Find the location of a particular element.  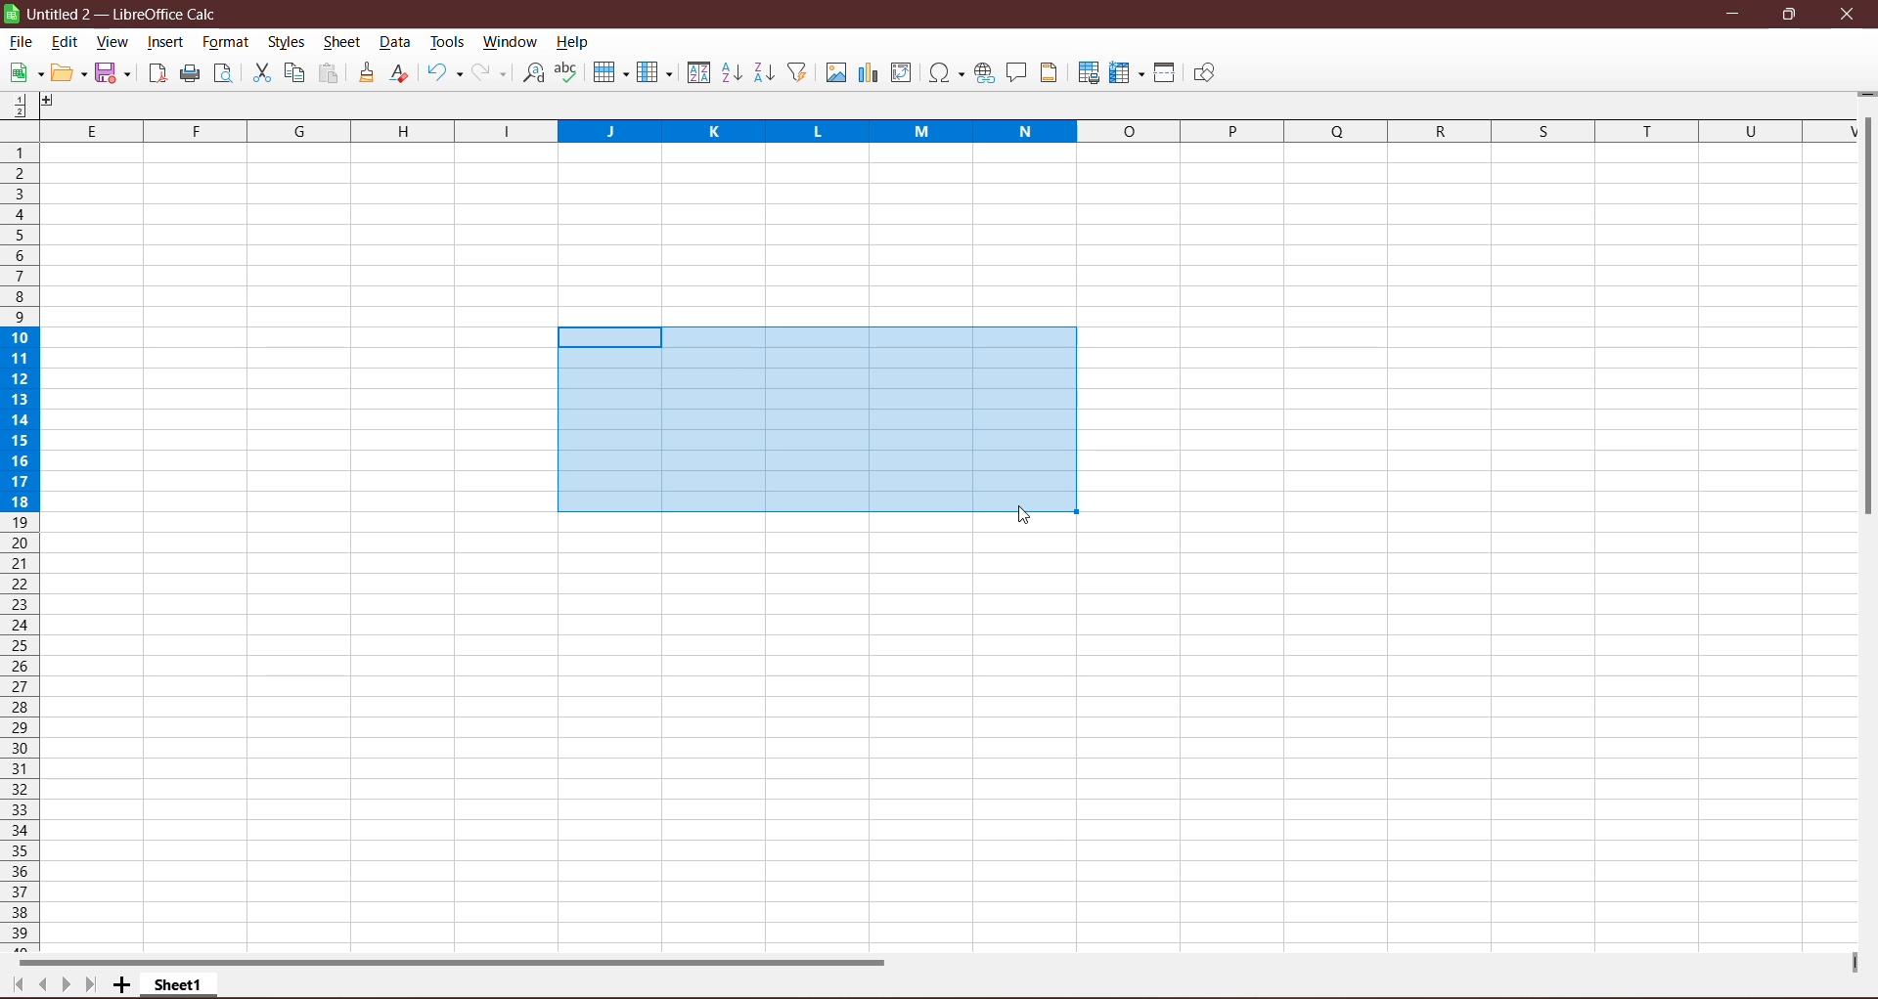

Sort is located at coordinates (696, 72).